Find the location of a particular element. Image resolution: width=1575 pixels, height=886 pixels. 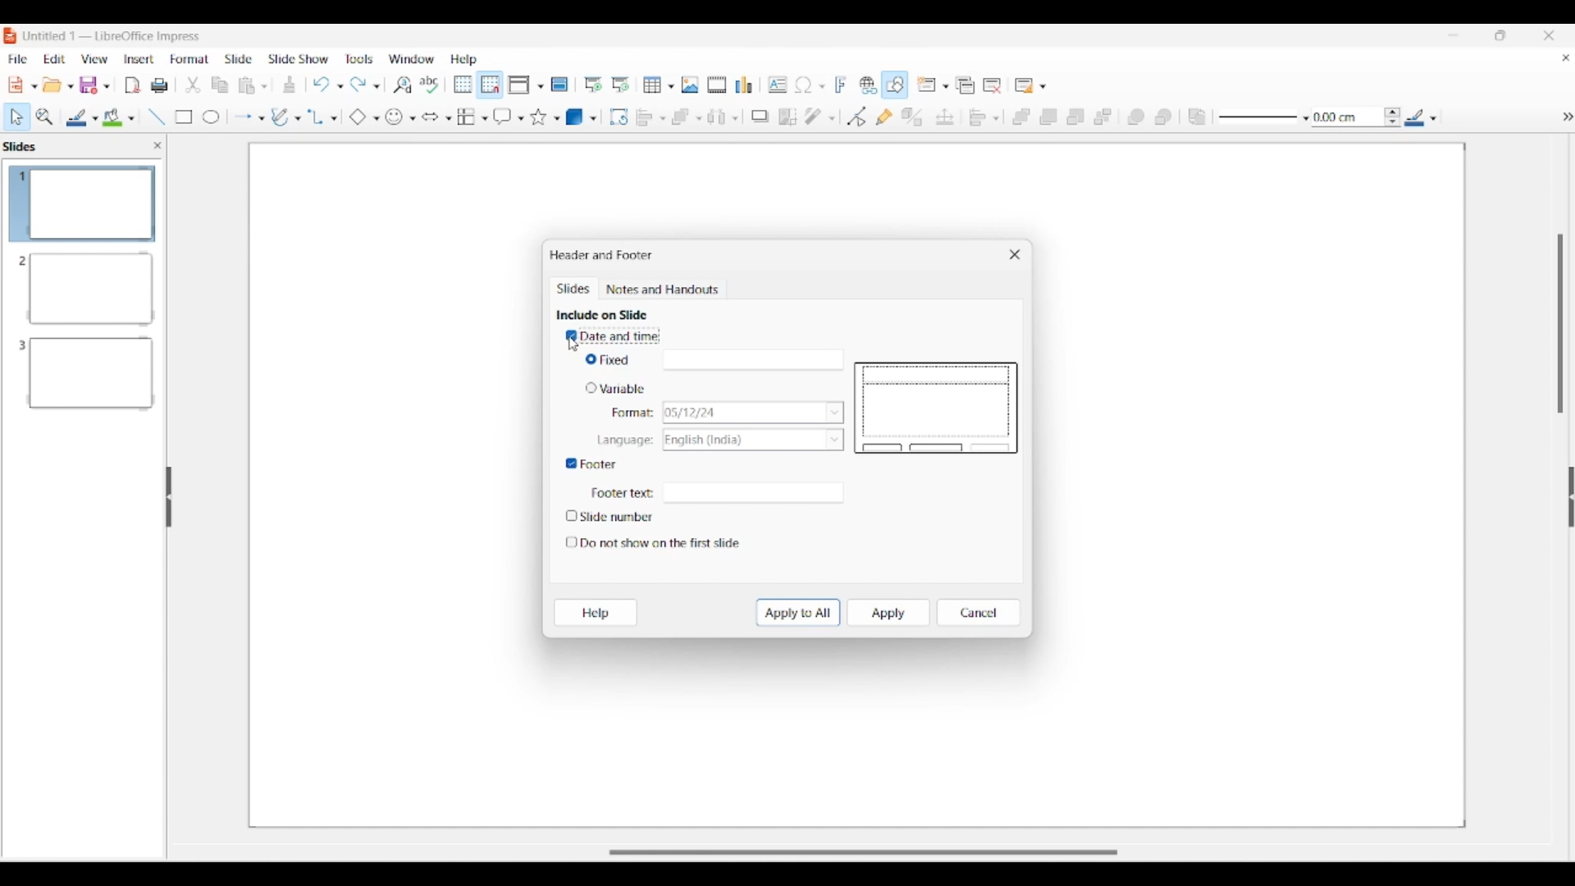

Display grid is located at coordinates (463, 84).